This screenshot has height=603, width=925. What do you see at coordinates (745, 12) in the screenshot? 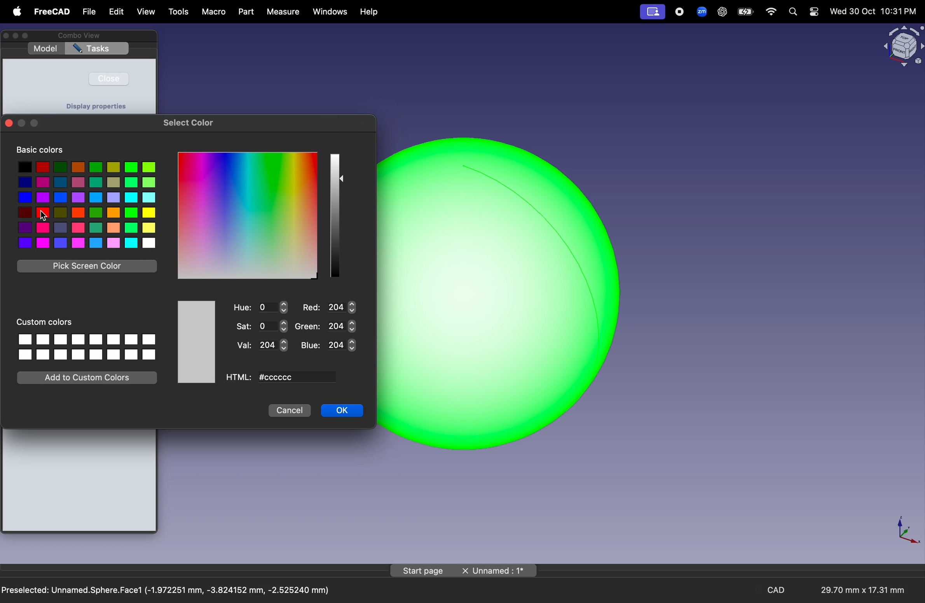
I see `battery` at bounding box center [745, 12].